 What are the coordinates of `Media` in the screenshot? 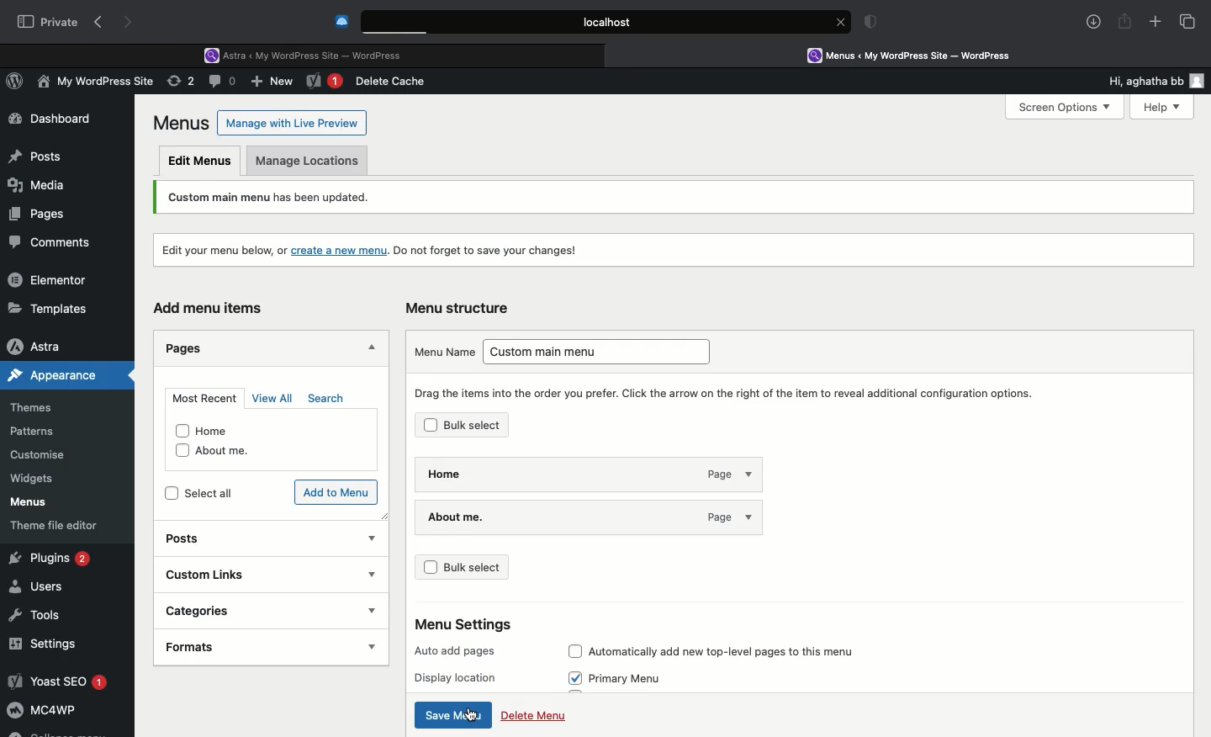 It's located at (39, 183).